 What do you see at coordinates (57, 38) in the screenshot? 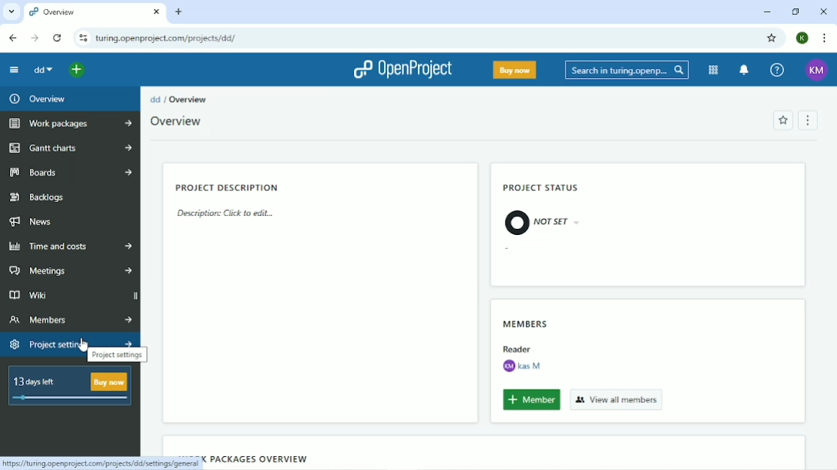
I see `Reload this page` at bounding box center [57, 38].